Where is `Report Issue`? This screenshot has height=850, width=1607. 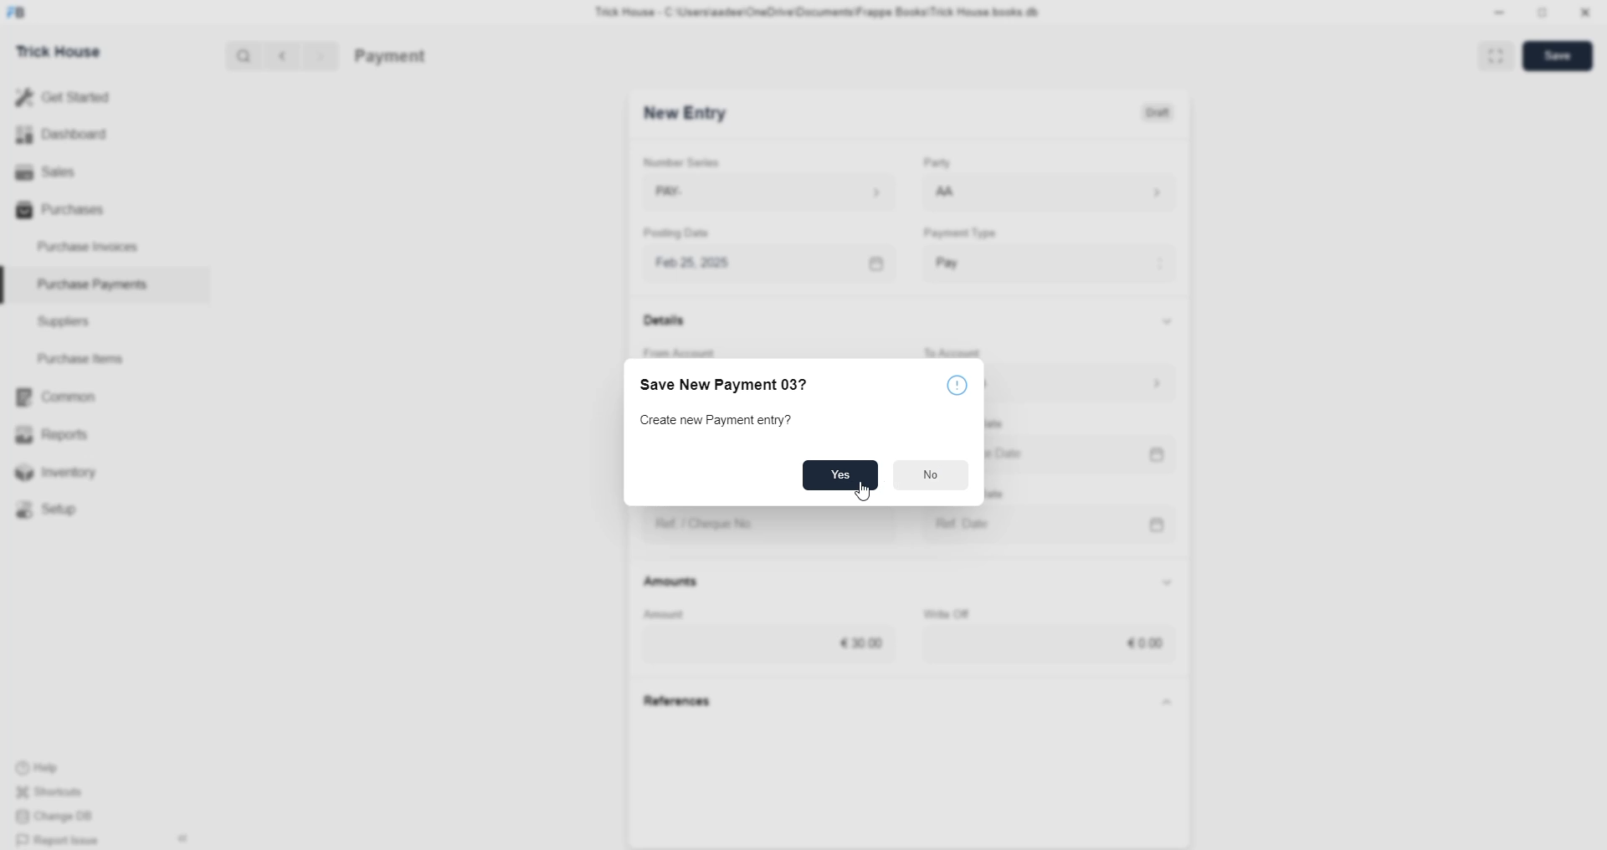
Report Issue is located at coordinates (63, 840).